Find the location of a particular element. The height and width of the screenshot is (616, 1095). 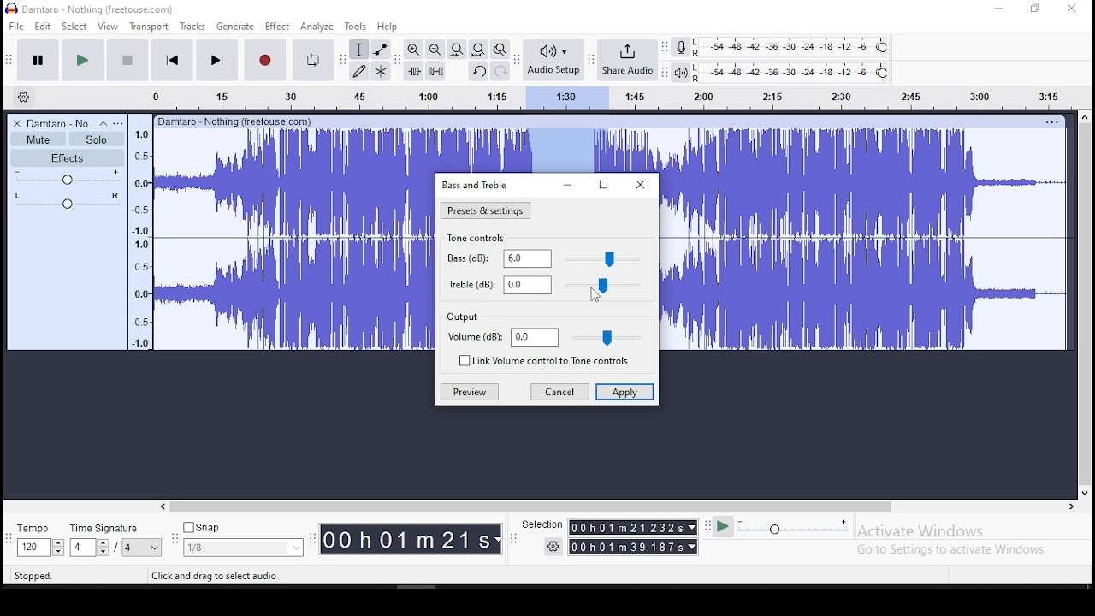

Snap is located at coordinates (243, 528).